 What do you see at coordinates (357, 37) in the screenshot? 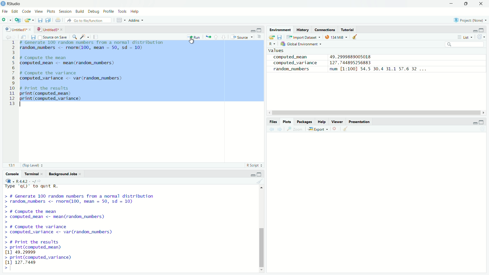
I see `clear objects from the workspace` at bounding box center [357, 37].